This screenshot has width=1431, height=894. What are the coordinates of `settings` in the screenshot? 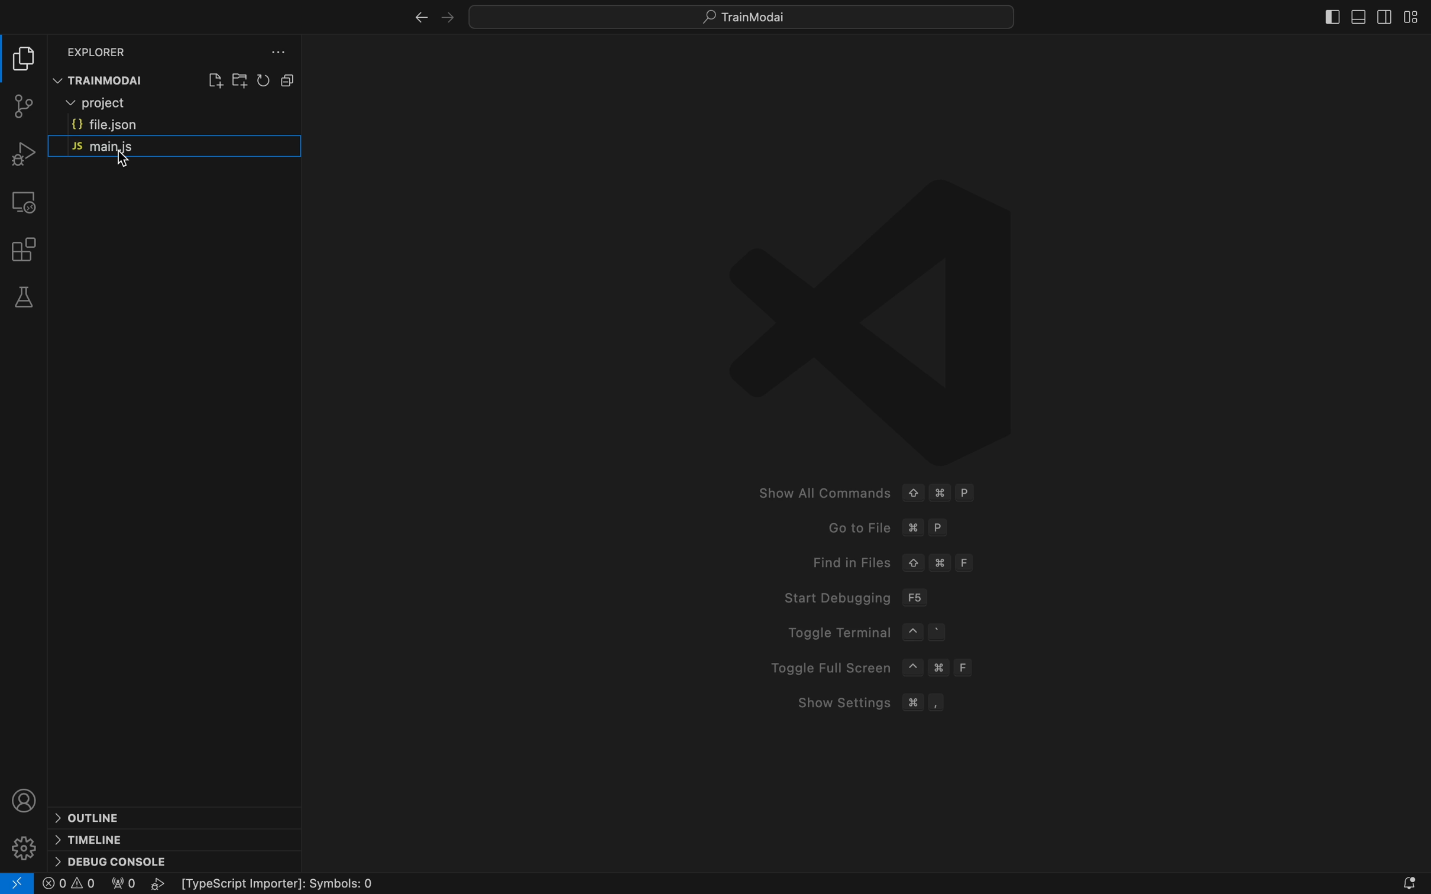 It's located at (24, 848).